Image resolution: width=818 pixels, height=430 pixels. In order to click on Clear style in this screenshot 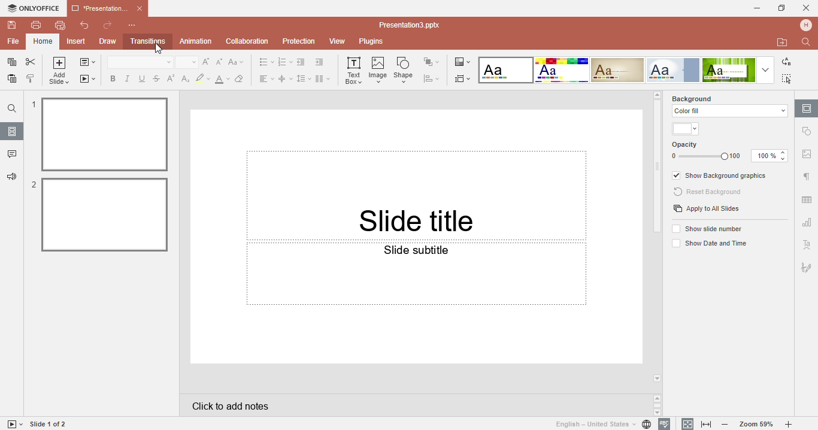, I will do `click(241, 78)`.